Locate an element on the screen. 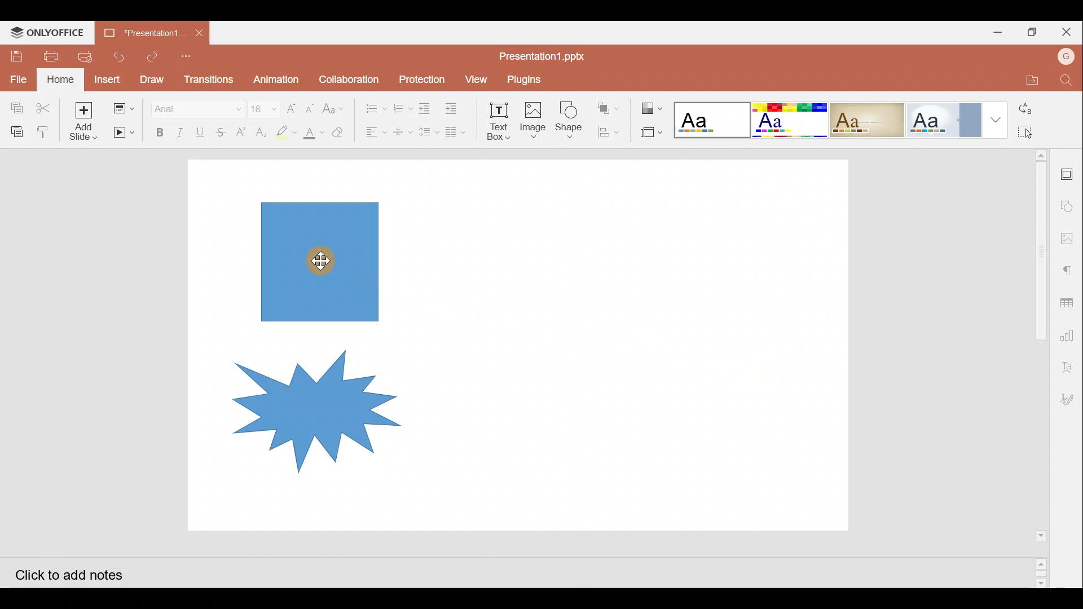  Slide settings is located at coordinates (1069, 172).